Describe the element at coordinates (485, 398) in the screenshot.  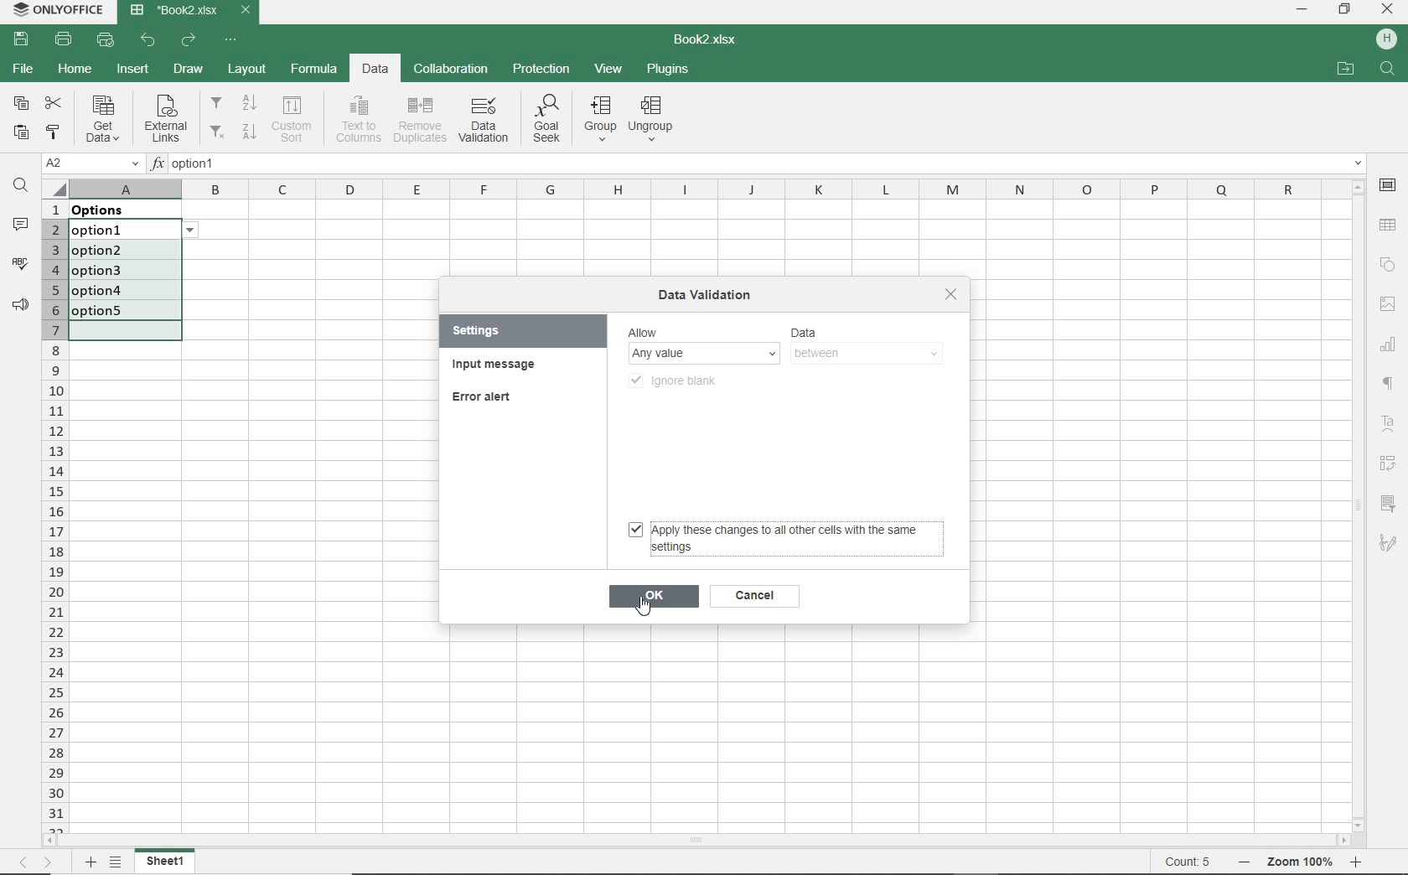
I see `ERROR ALERT` at that location.